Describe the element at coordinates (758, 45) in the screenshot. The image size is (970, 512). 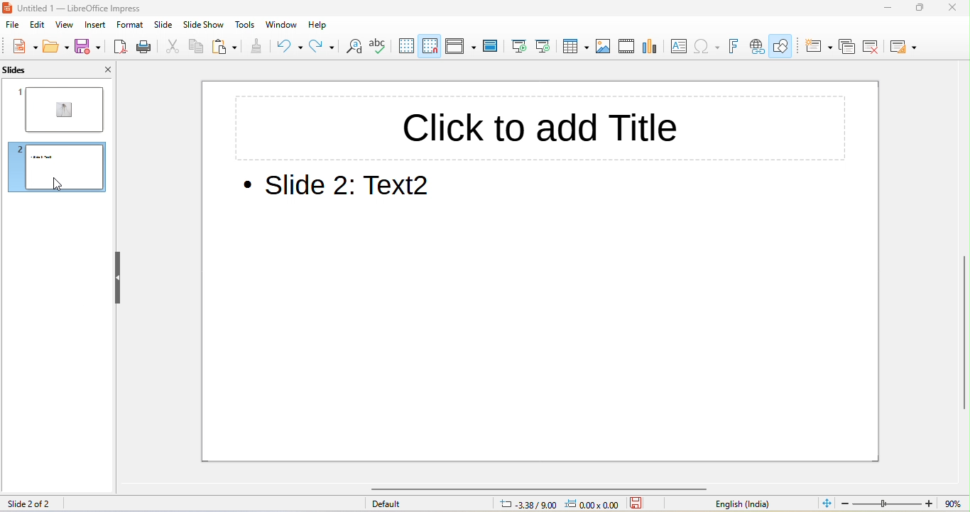
I see `hyperlink` at that location.